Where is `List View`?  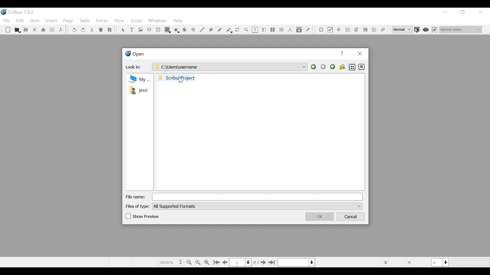 List View is located at coordinates (352, 67).